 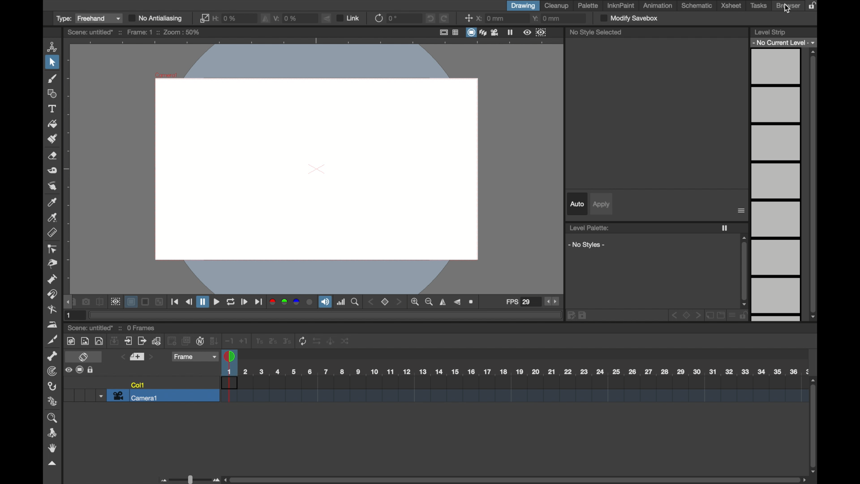 I want to click on layers, so click(x=482, y=33).